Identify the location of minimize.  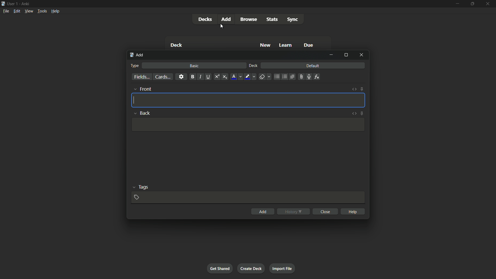
(457, 3).